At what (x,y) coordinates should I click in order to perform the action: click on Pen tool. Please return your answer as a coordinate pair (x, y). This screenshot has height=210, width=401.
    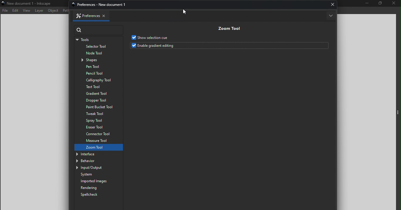
    Looking at the image, I should click on (90, 66).